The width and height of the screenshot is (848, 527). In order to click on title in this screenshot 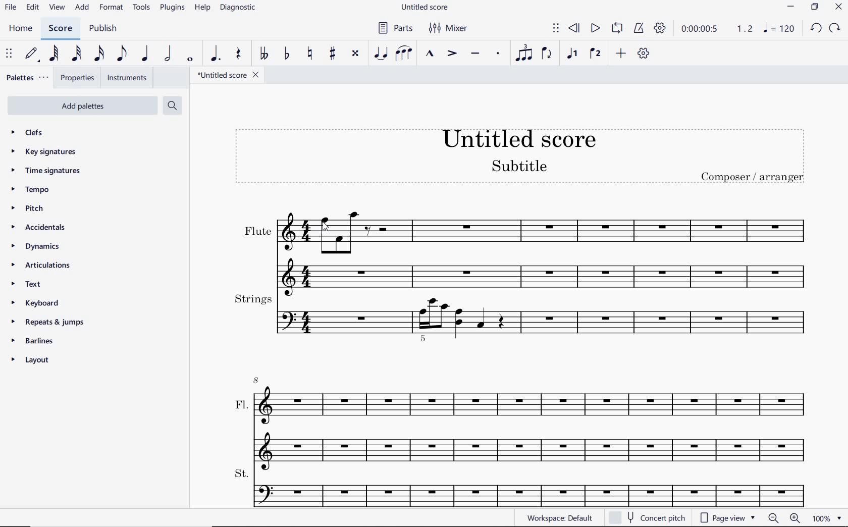, I will do `click(523, 160)`.